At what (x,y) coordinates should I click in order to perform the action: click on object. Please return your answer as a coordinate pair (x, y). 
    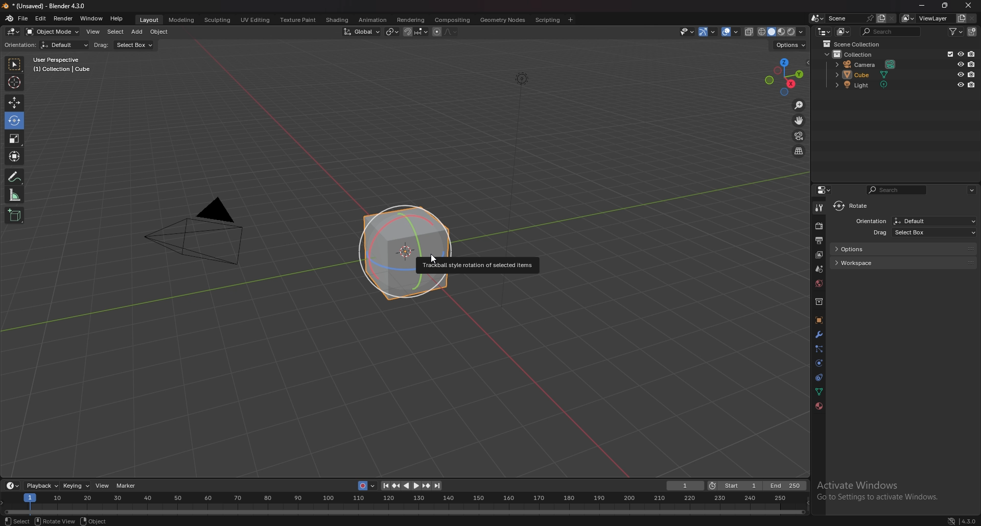
    Looking at the image, I should click on (819, 320).